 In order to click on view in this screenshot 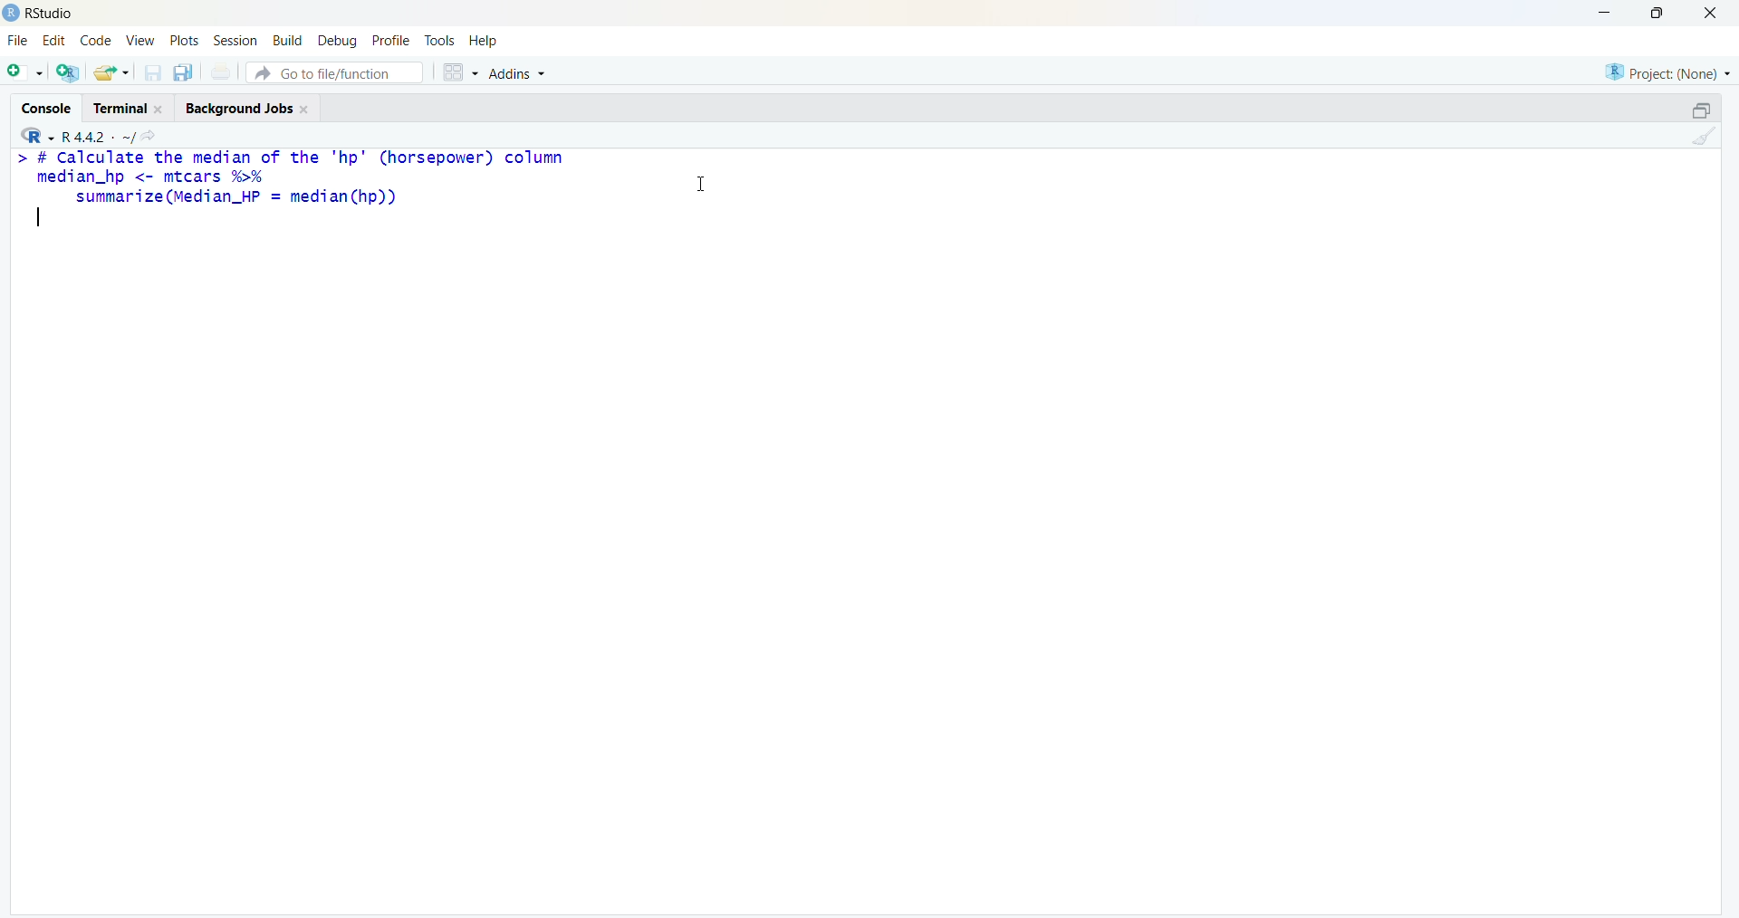, I will do `click(141, 42)`.